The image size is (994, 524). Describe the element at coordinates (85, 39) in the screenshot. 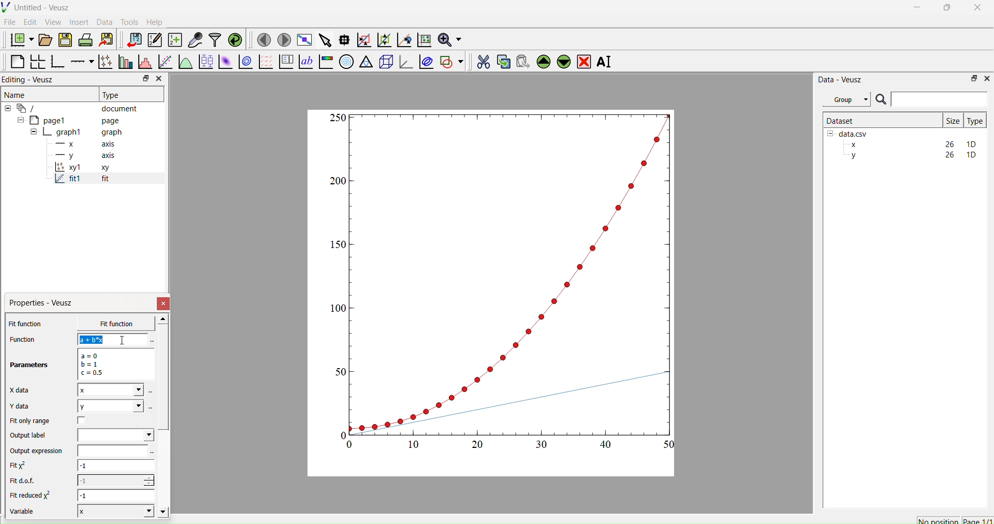

I see `Print the document` at that location.